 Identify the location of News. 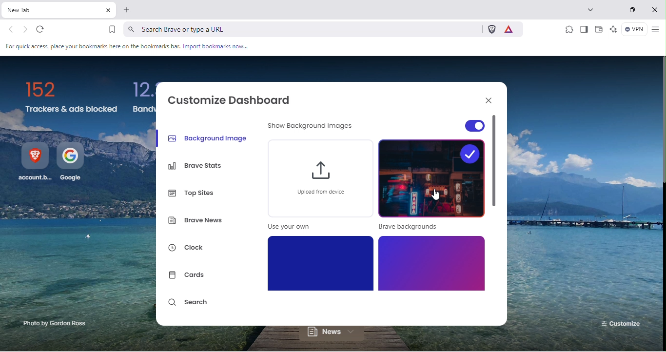
(336, 335).